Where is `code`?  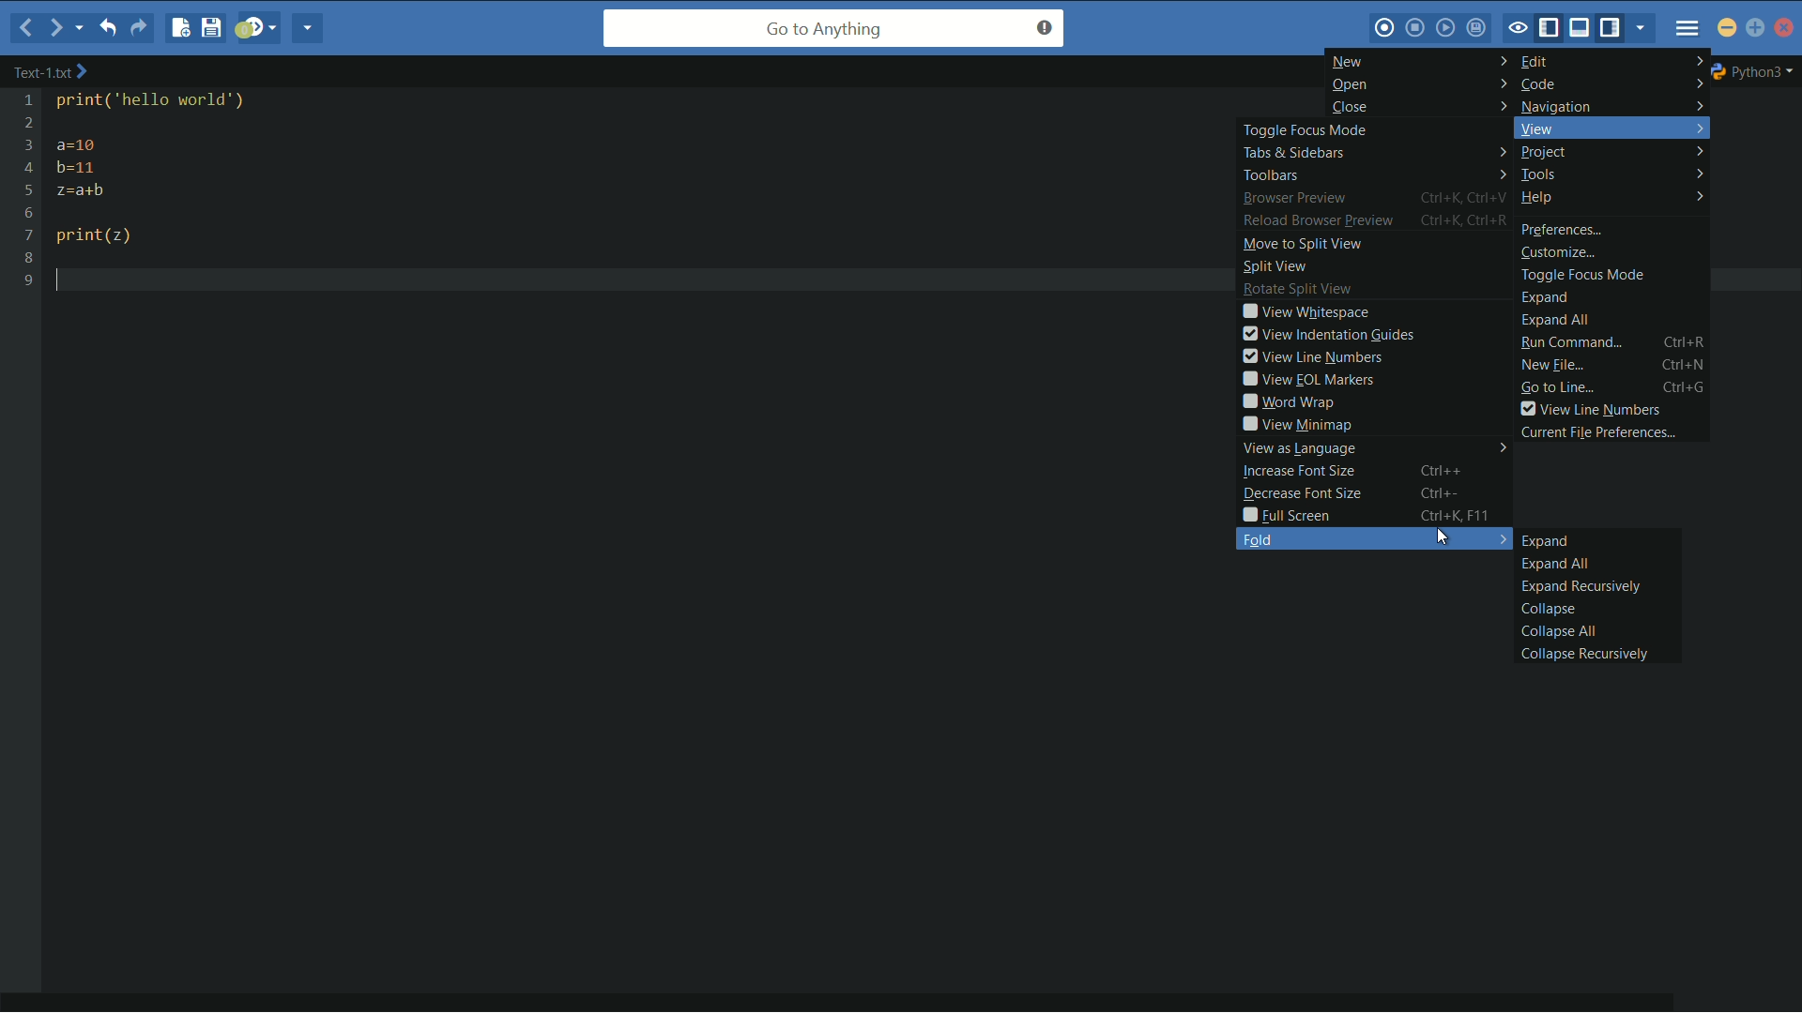 code is located at coordinates (1608, 84).